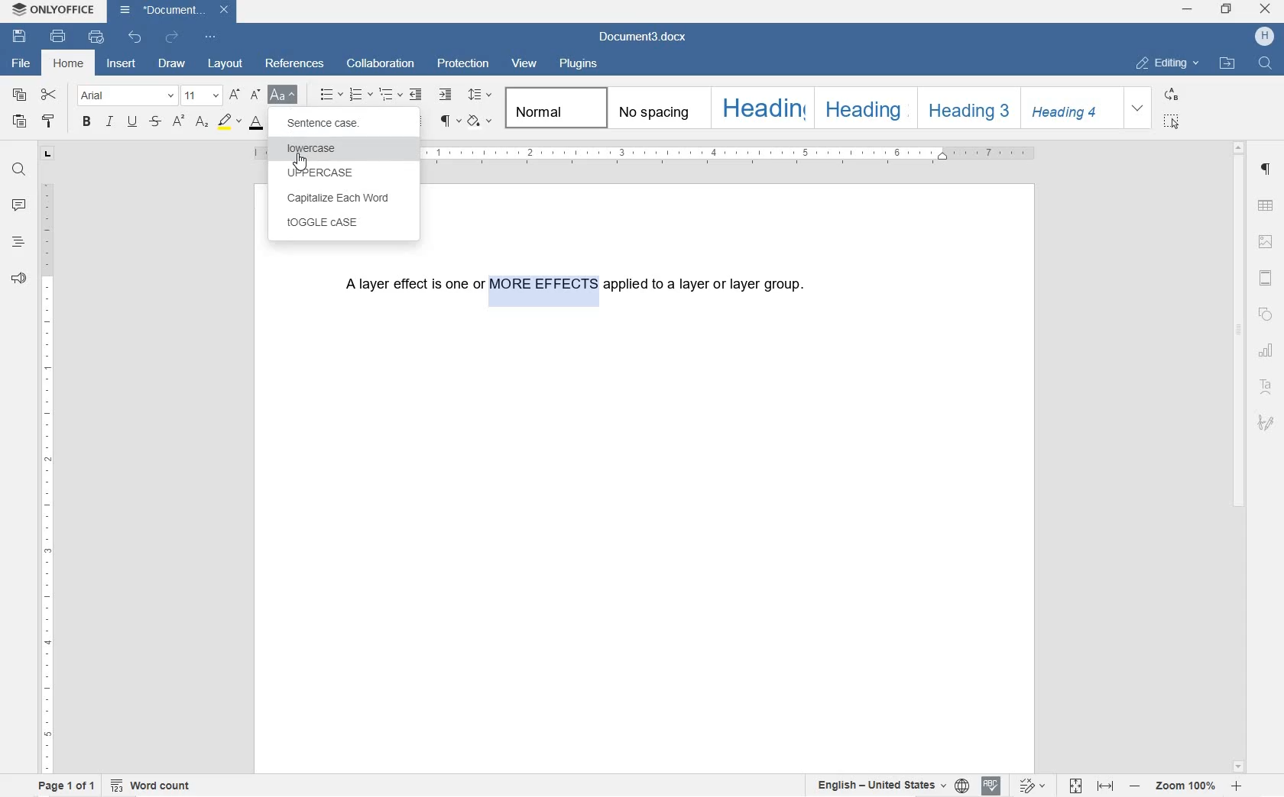  What do you see at coordinates (349, 227) in the screenshot?
I see `TOGGLE CASE` at bounding box center [349, 227].